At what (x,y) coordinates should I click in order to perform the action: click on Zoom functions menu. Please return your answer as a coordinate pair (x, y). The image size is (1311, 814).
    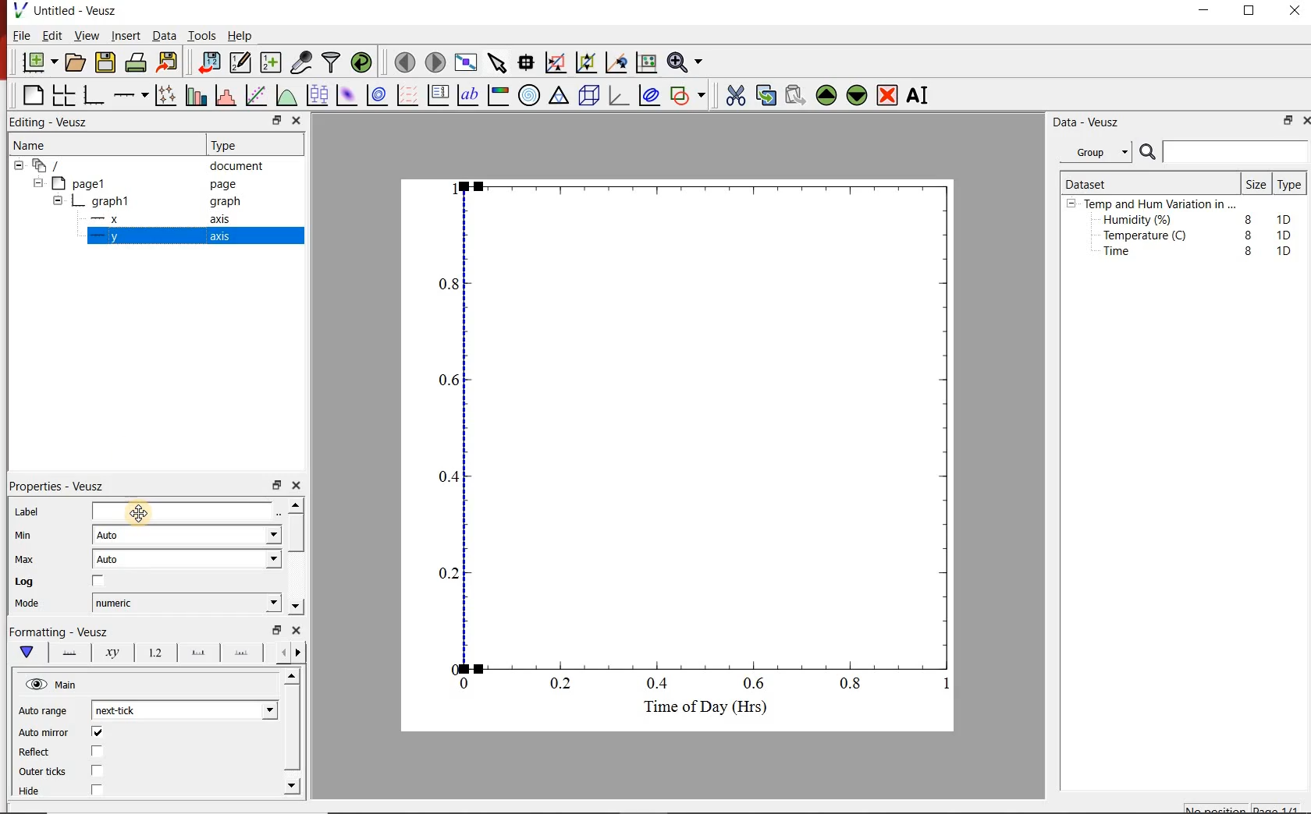
    Looking at the image, I should click on (684, 62).